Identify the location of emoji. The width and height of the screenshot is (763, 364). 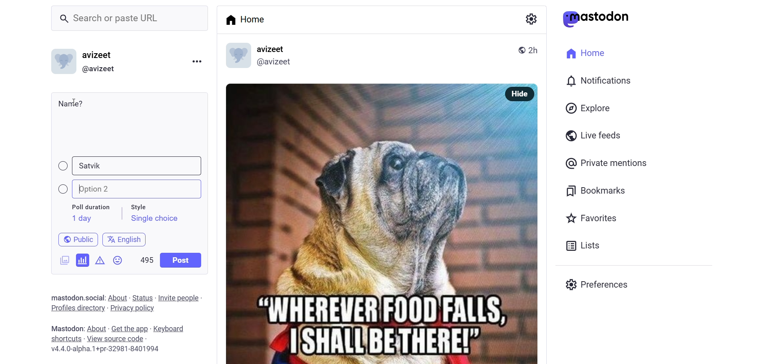
(118, 262).